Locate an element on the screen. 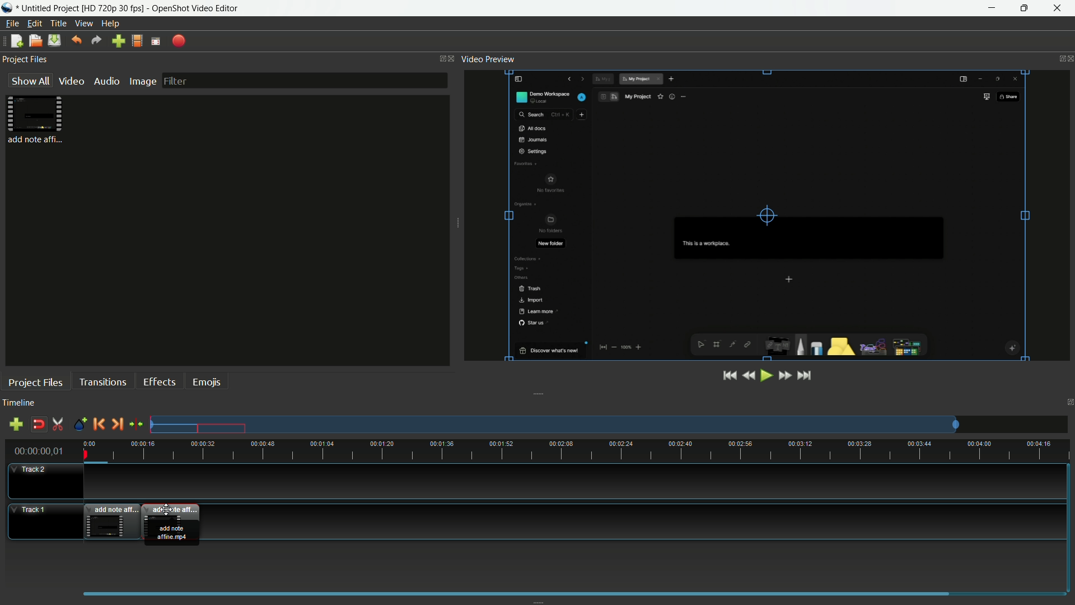 This screenshot has height=605, width=1075. effects is located at coordinates (159, 382).